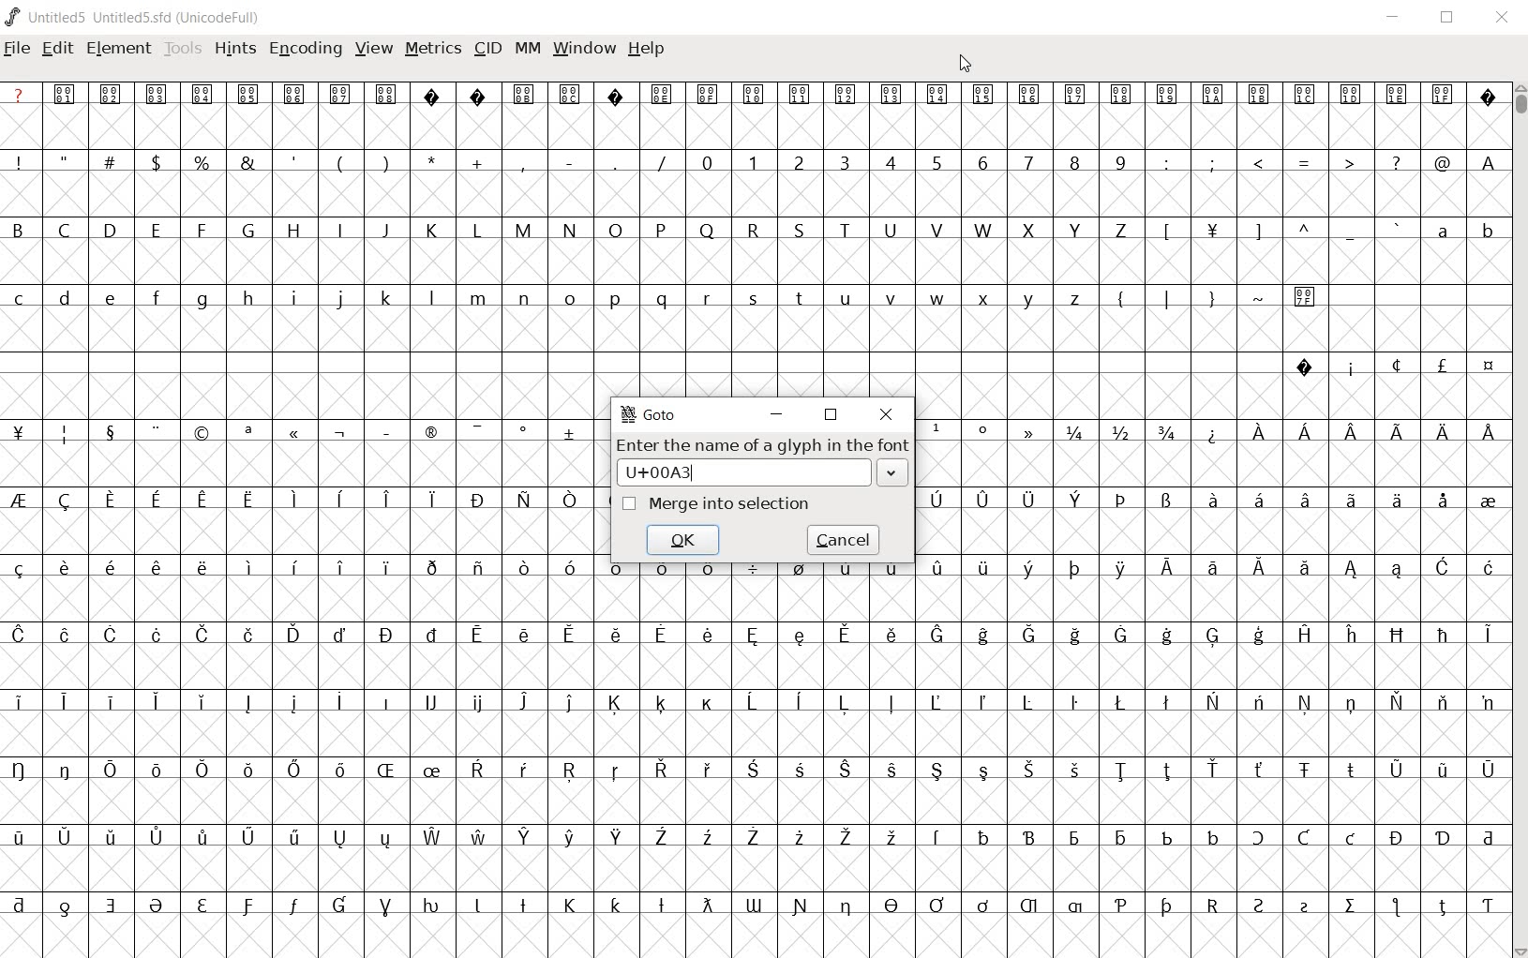 The height and width of the screenshot is (958, 1528). I want to click on Symbol, so click(983, 432).